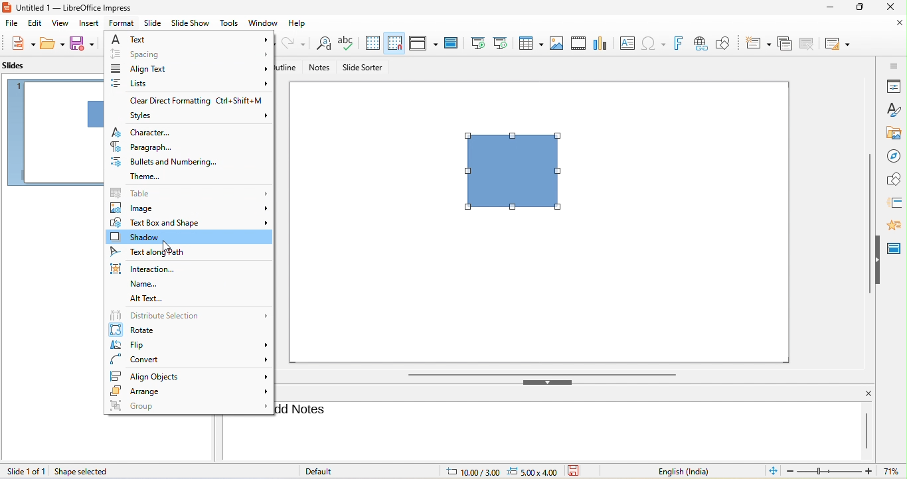  Describe the element at coordinates (148, 147) in the screenshot. I see `paragraph` at that location.